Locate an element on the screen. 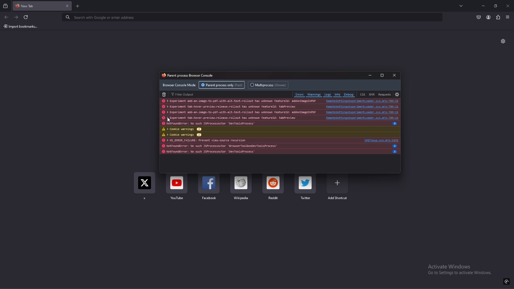 This screenshot has height=289, width=514. twitter is located at coordinates (305, 187).